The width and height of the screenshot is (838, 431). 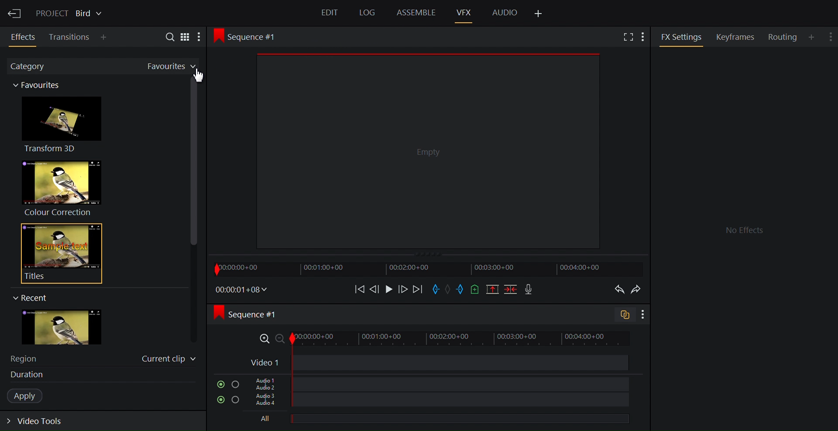 What do you see at coordinates (70, 328) in the screenshot?
I see `image` at bounding box center [70, 328].